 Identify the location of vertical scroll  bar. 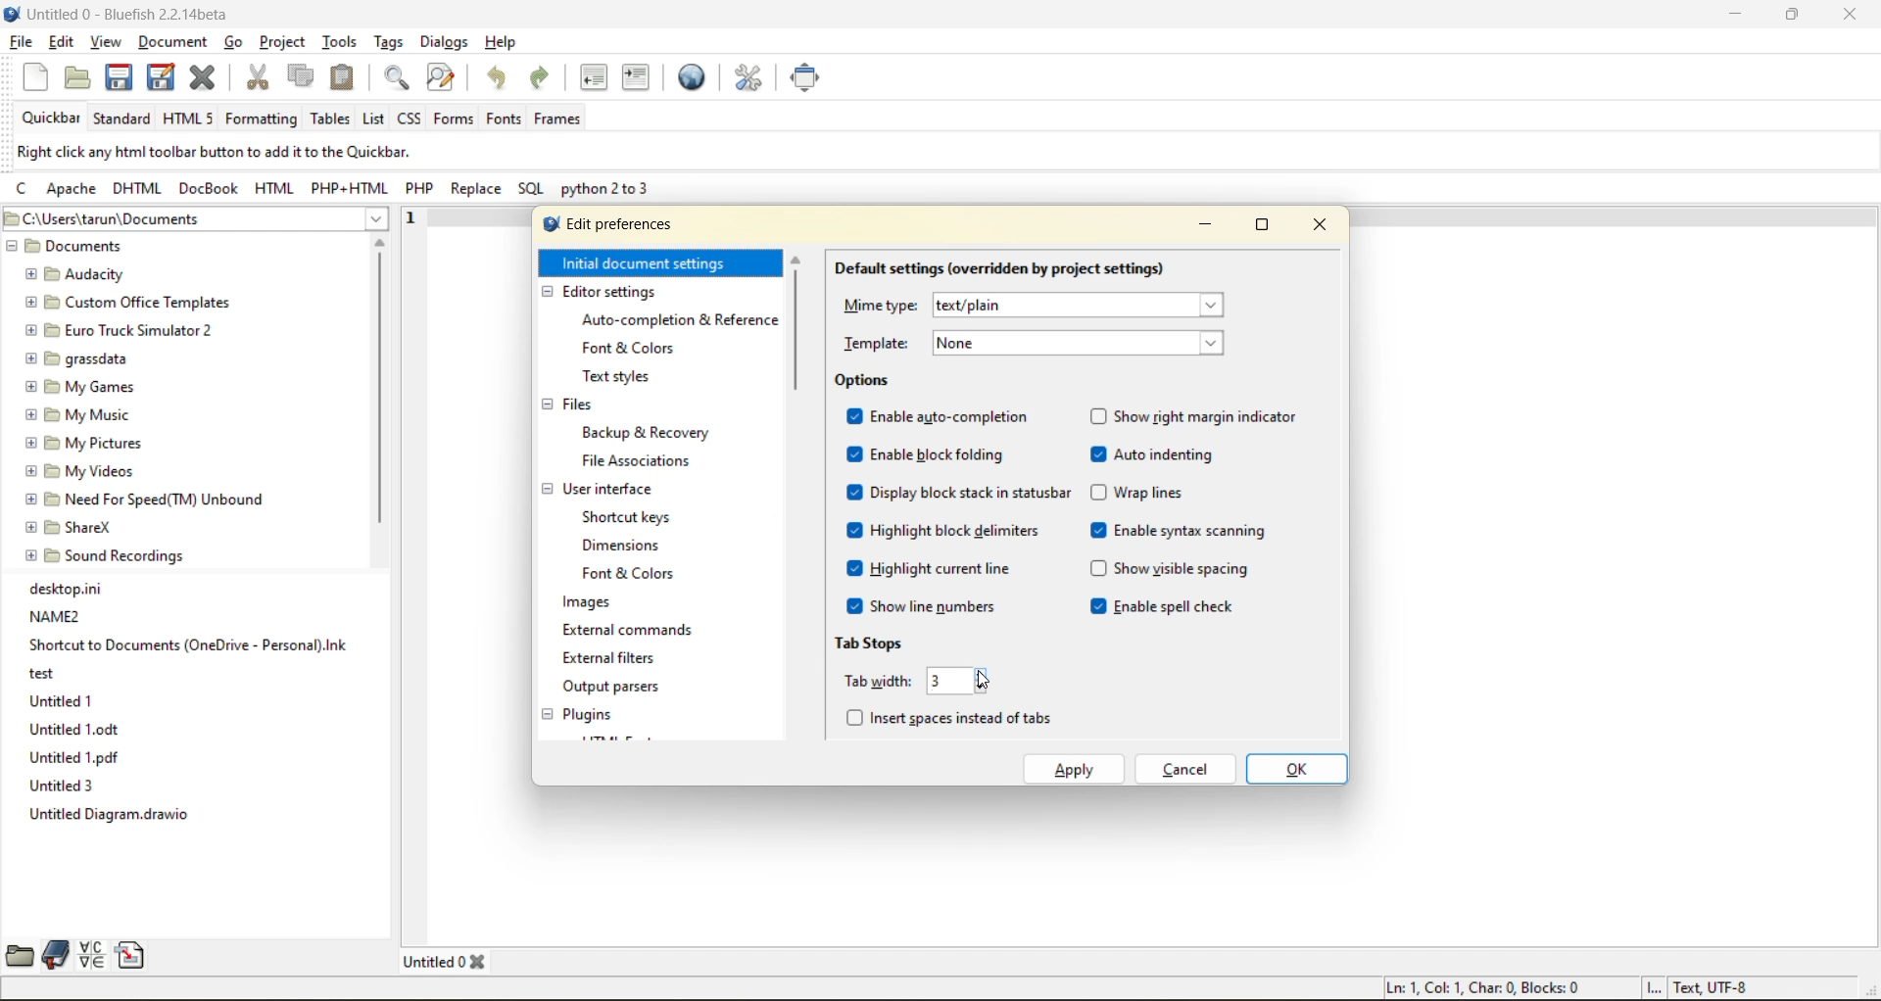
(798, 331).